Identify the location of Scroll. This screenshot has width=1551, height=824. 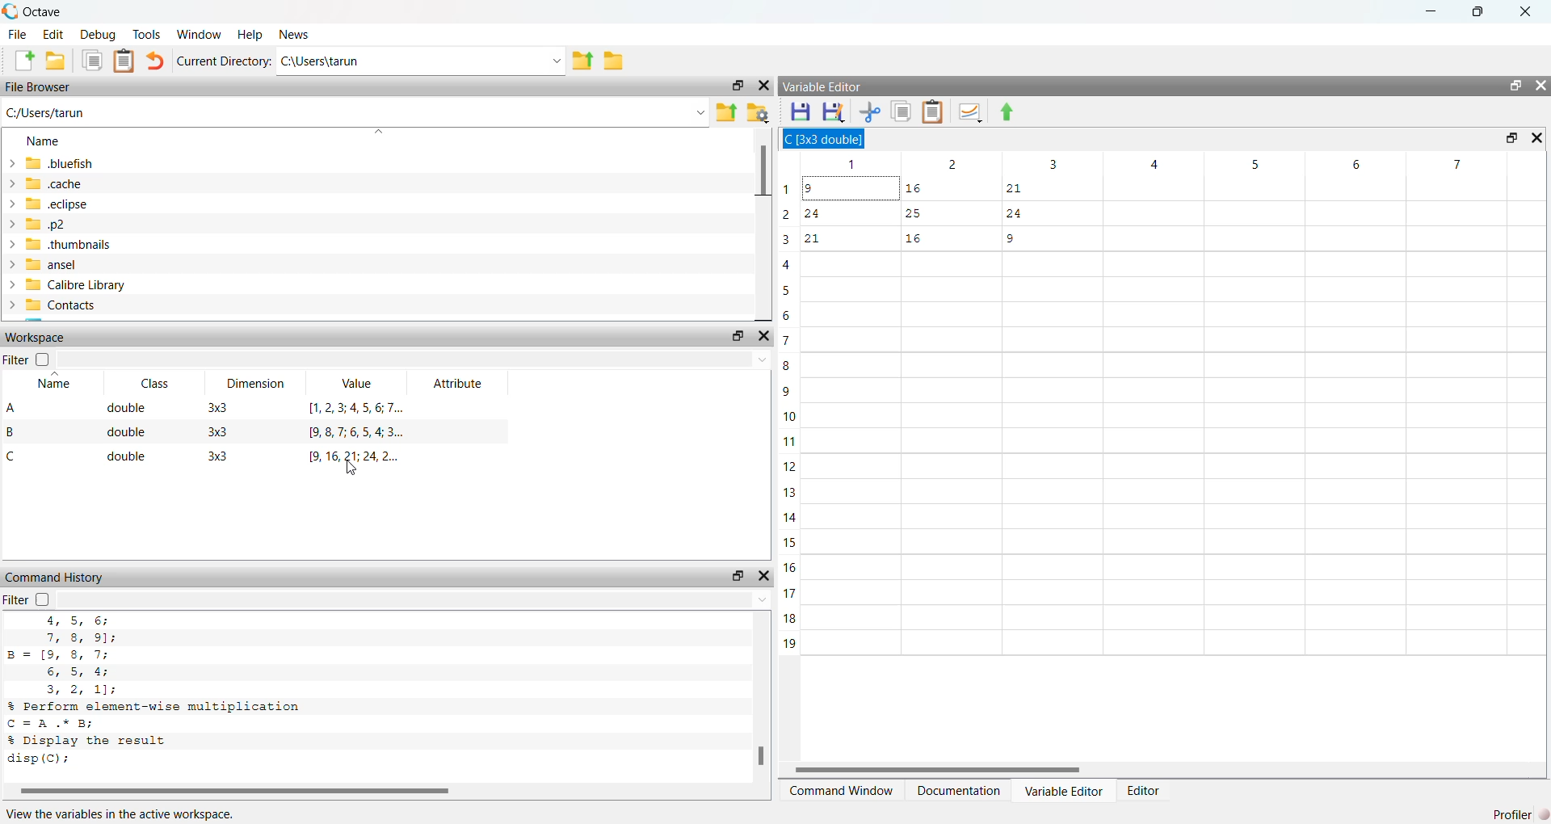
(384, 792).